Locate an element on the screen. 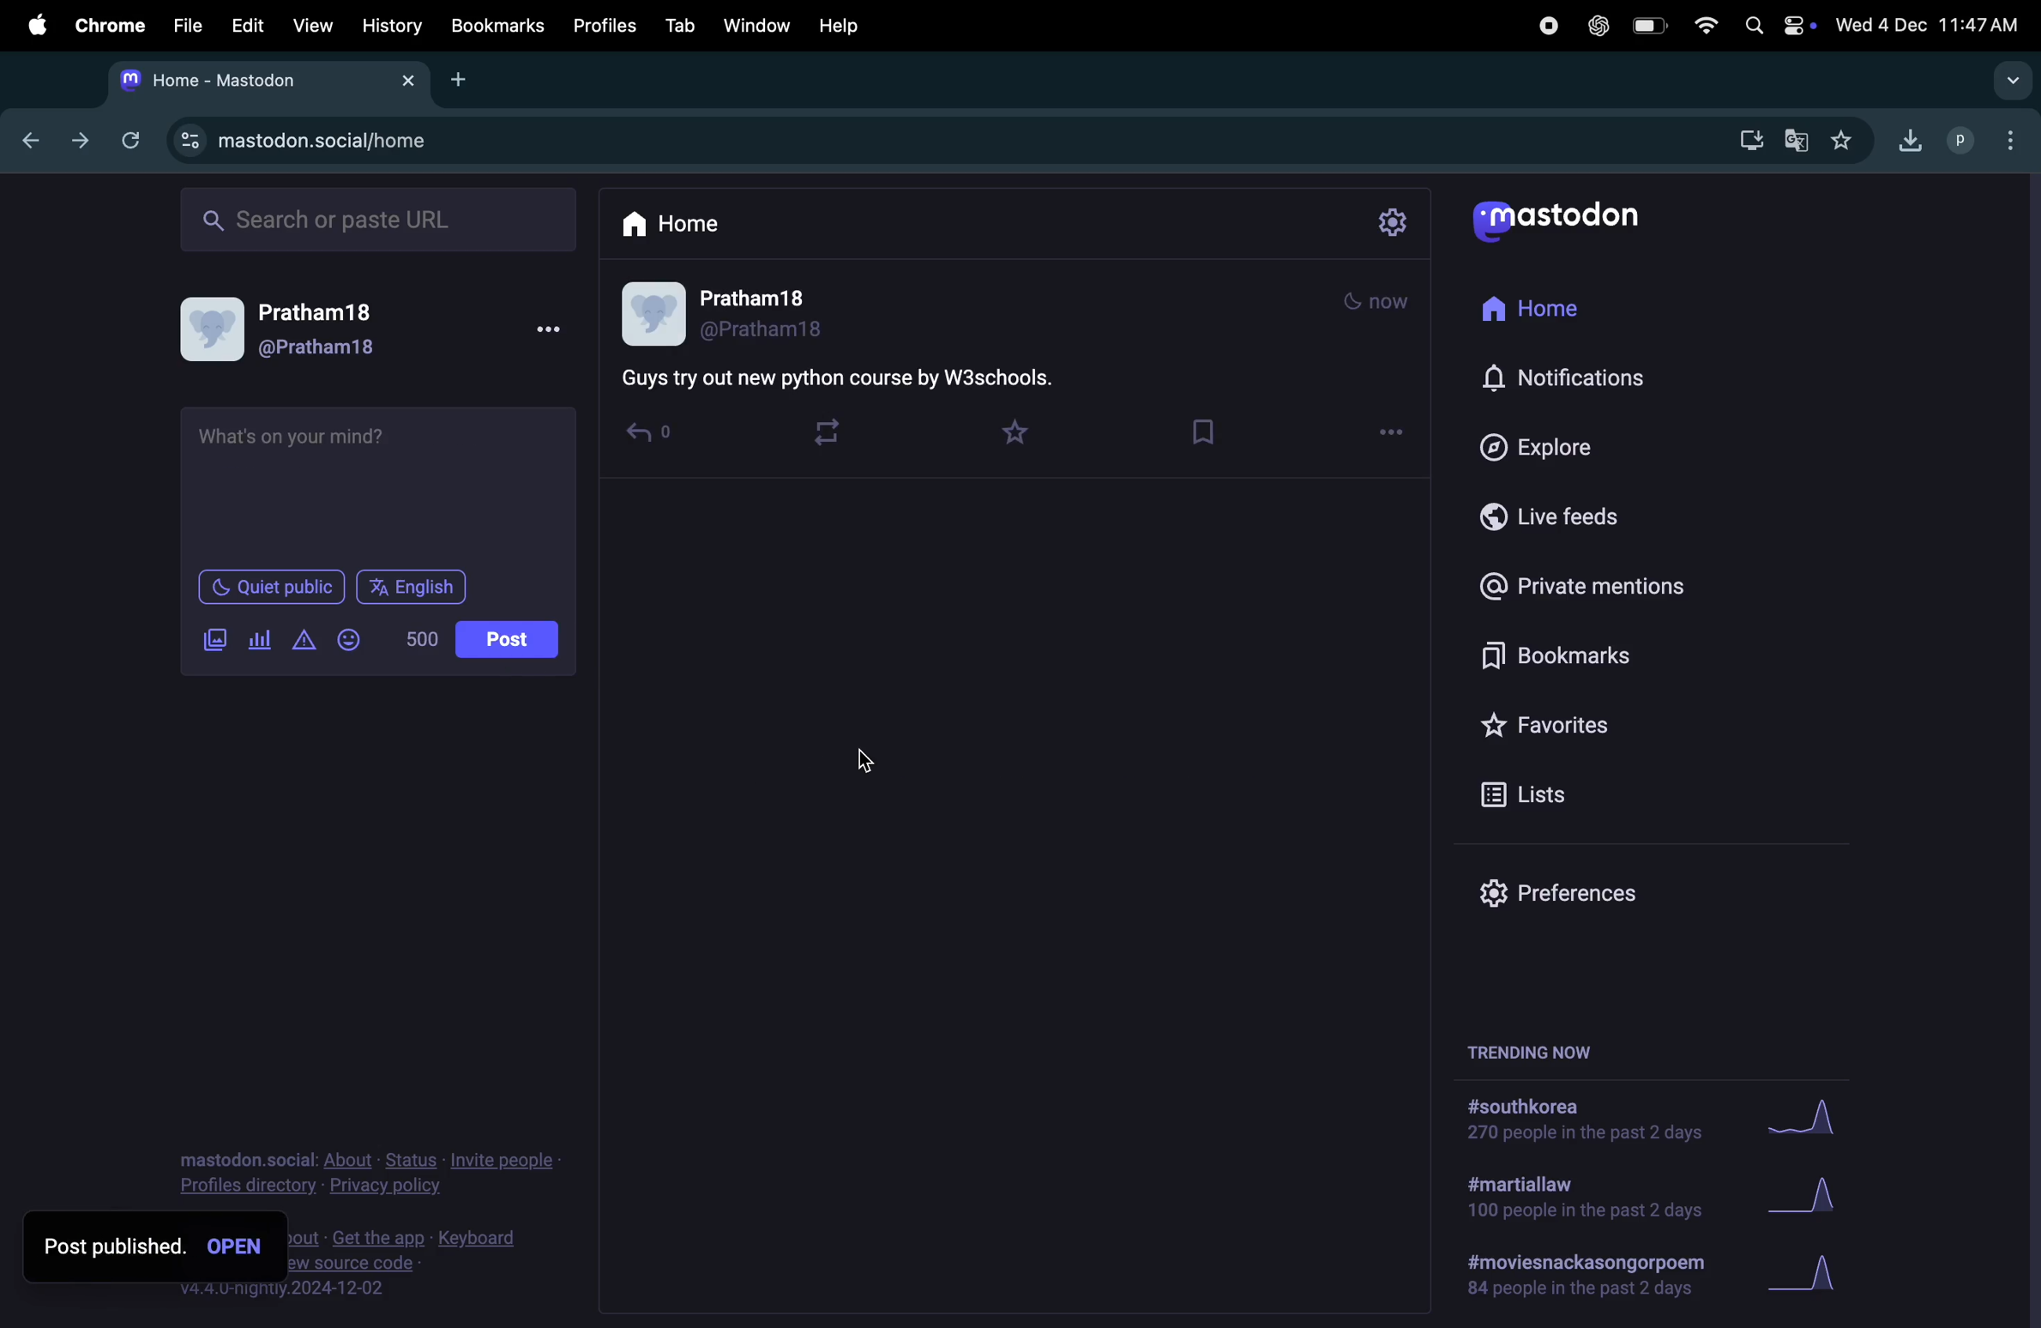 The image size is (2041, 1328). Help is located at coordinates (845, 25).